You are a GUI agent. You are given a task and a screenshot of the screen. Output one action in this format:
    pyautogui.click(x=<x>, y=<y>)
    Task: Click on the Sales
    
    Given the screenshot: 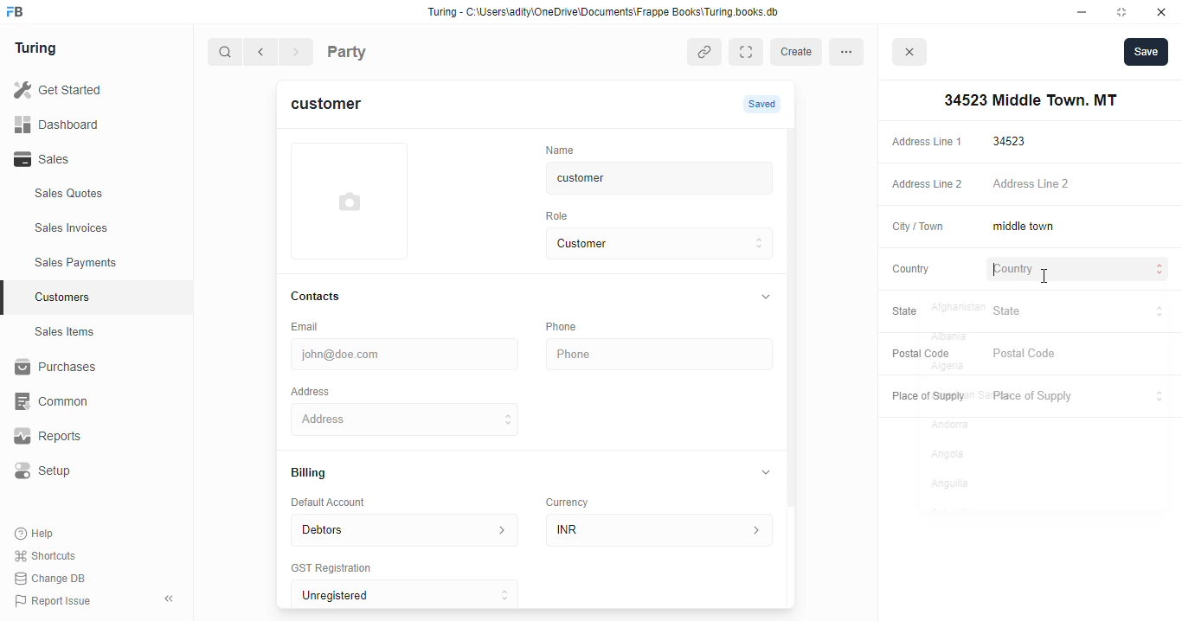 What is the action you would take?
    pyautogui.click(x=85, y=159)
    